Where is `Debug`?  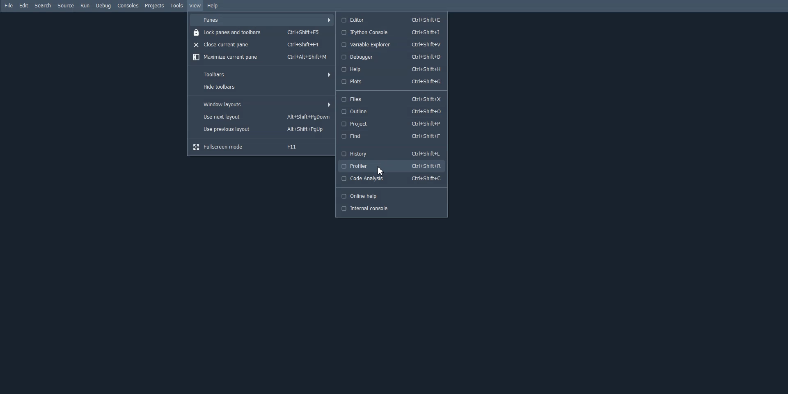 Debug is located at coordinates (103, 6).